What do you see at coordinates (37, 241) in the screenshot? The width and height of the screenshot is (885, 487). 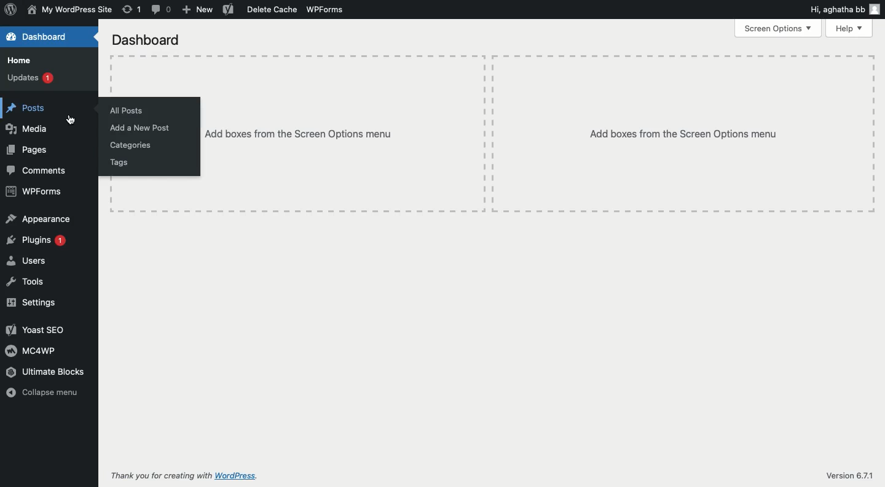 I see `Plugins` at bounding box center [37, 241].